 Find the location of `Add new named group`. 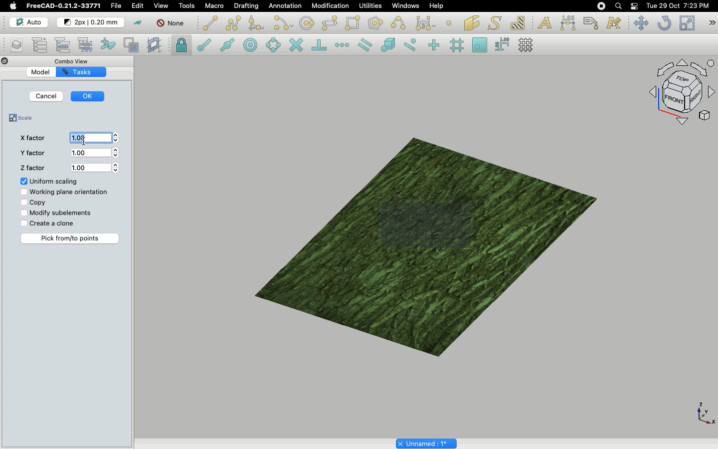

Add new named group is located at coordinates (40, 44).